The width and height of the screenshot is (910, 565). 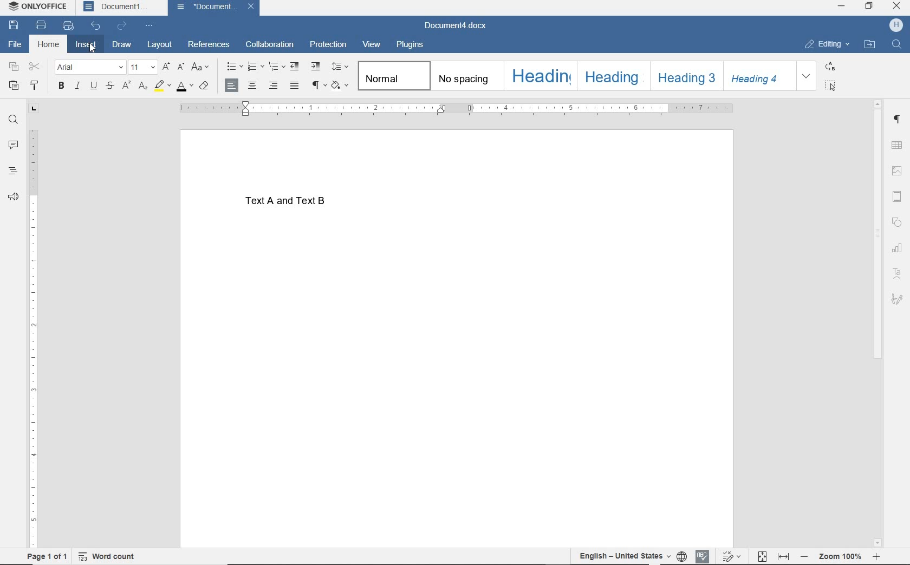 What do you see at coordinates (161, 87) in the screenshot?
I see `HIGHLIGHT COLOR` at bounding box center [161, 87].